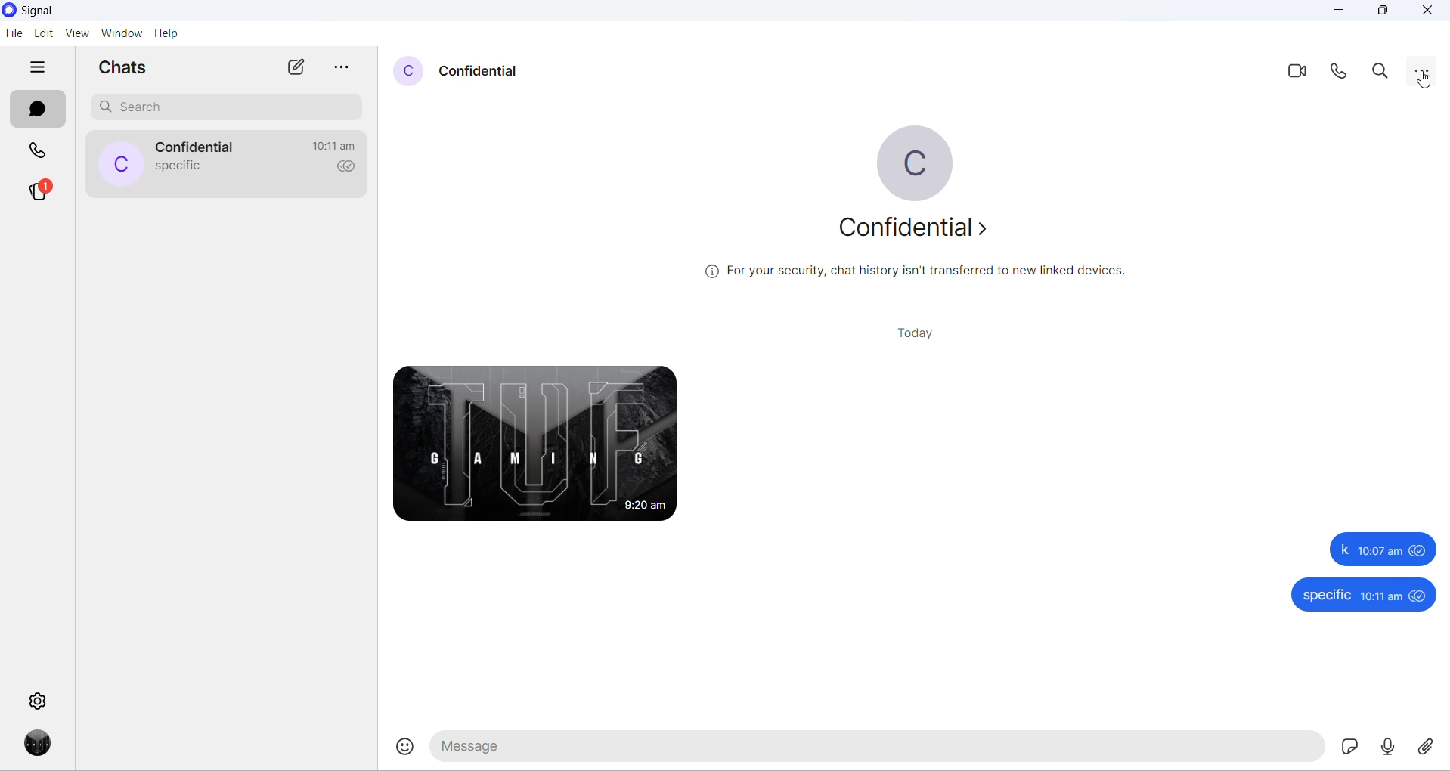 This screenshot has height=771, width=1450. Describe the element at coordinates (1422, 68) in the screenshot. I see `more options` at that location.